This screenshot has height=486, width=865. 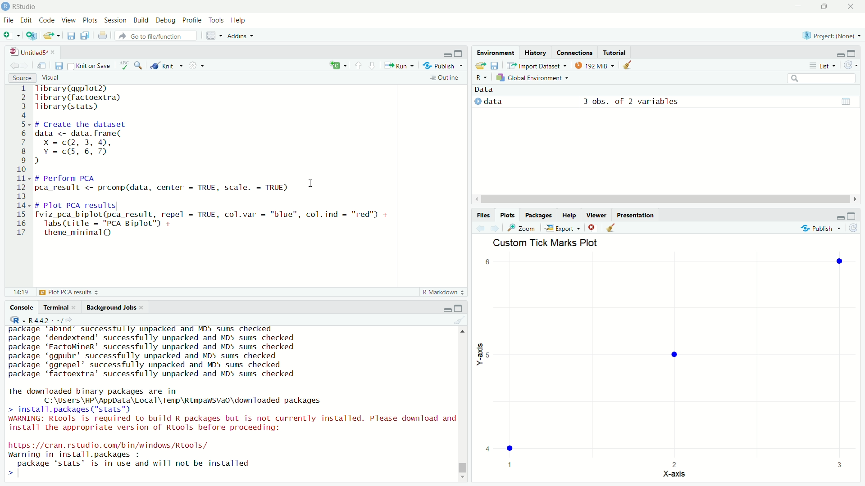 What do you see at coordinates (839, 215) in the screenshot?
I see `minimize` at bounding box center [839, 215].